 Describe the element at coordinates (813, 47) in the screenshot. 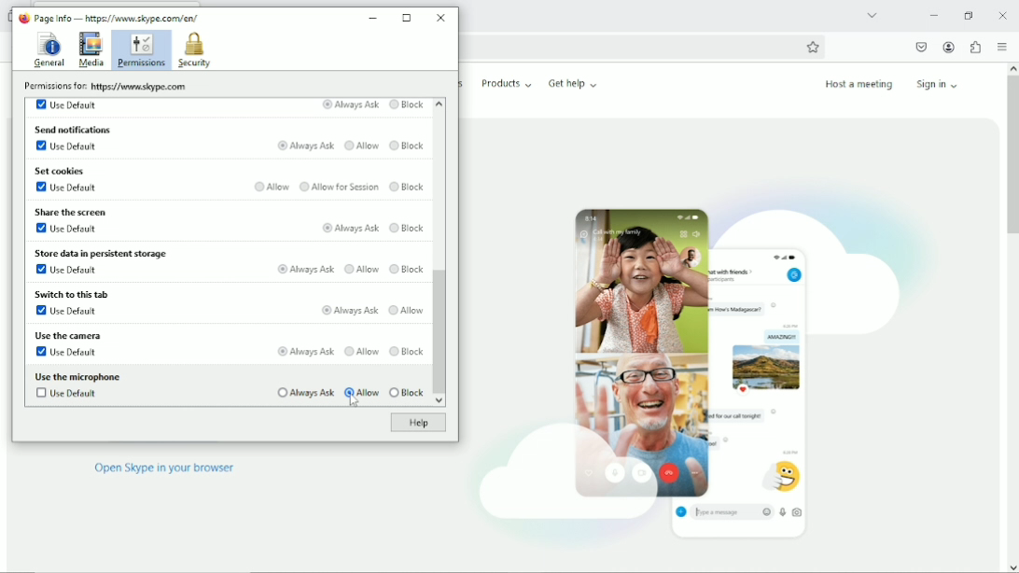

I see `Bookmark this page` at that location.